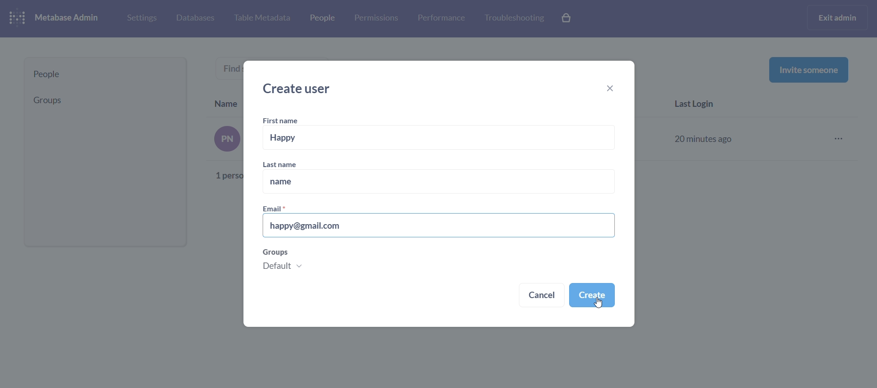  Describe the element at coordinates (705, 137) in the screenshot. I see `20 minutes ago` at that location.